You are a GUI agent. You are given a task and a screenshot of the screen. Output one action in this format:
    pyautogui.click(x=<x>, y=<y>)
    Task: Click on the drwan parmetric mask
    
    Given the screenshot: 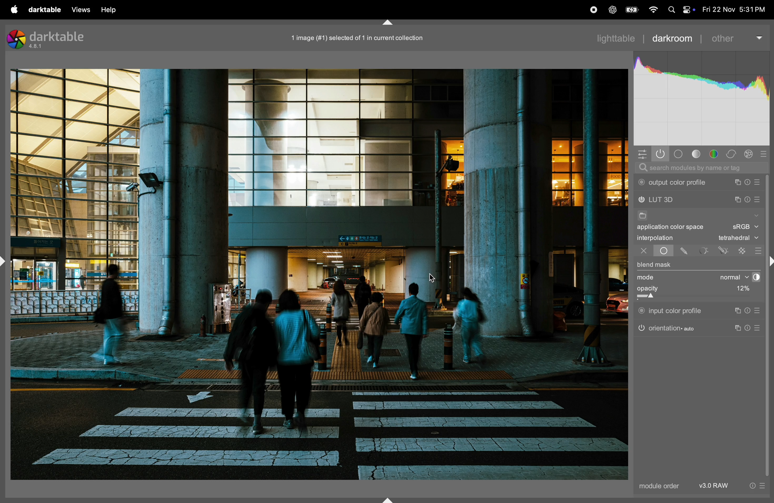 What is the action you would take?
    pyautogui.click(x=725, y=250)
    